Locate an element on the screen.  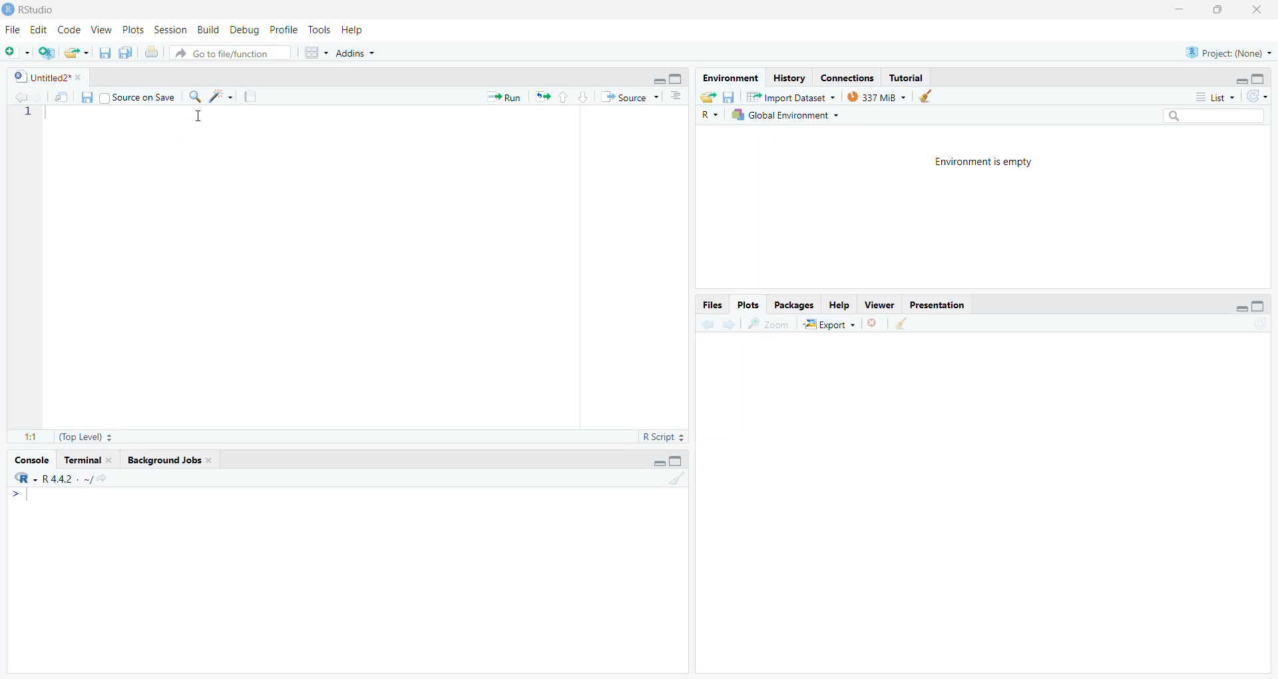
 Go to file/function is located at coordinates (228, 53).